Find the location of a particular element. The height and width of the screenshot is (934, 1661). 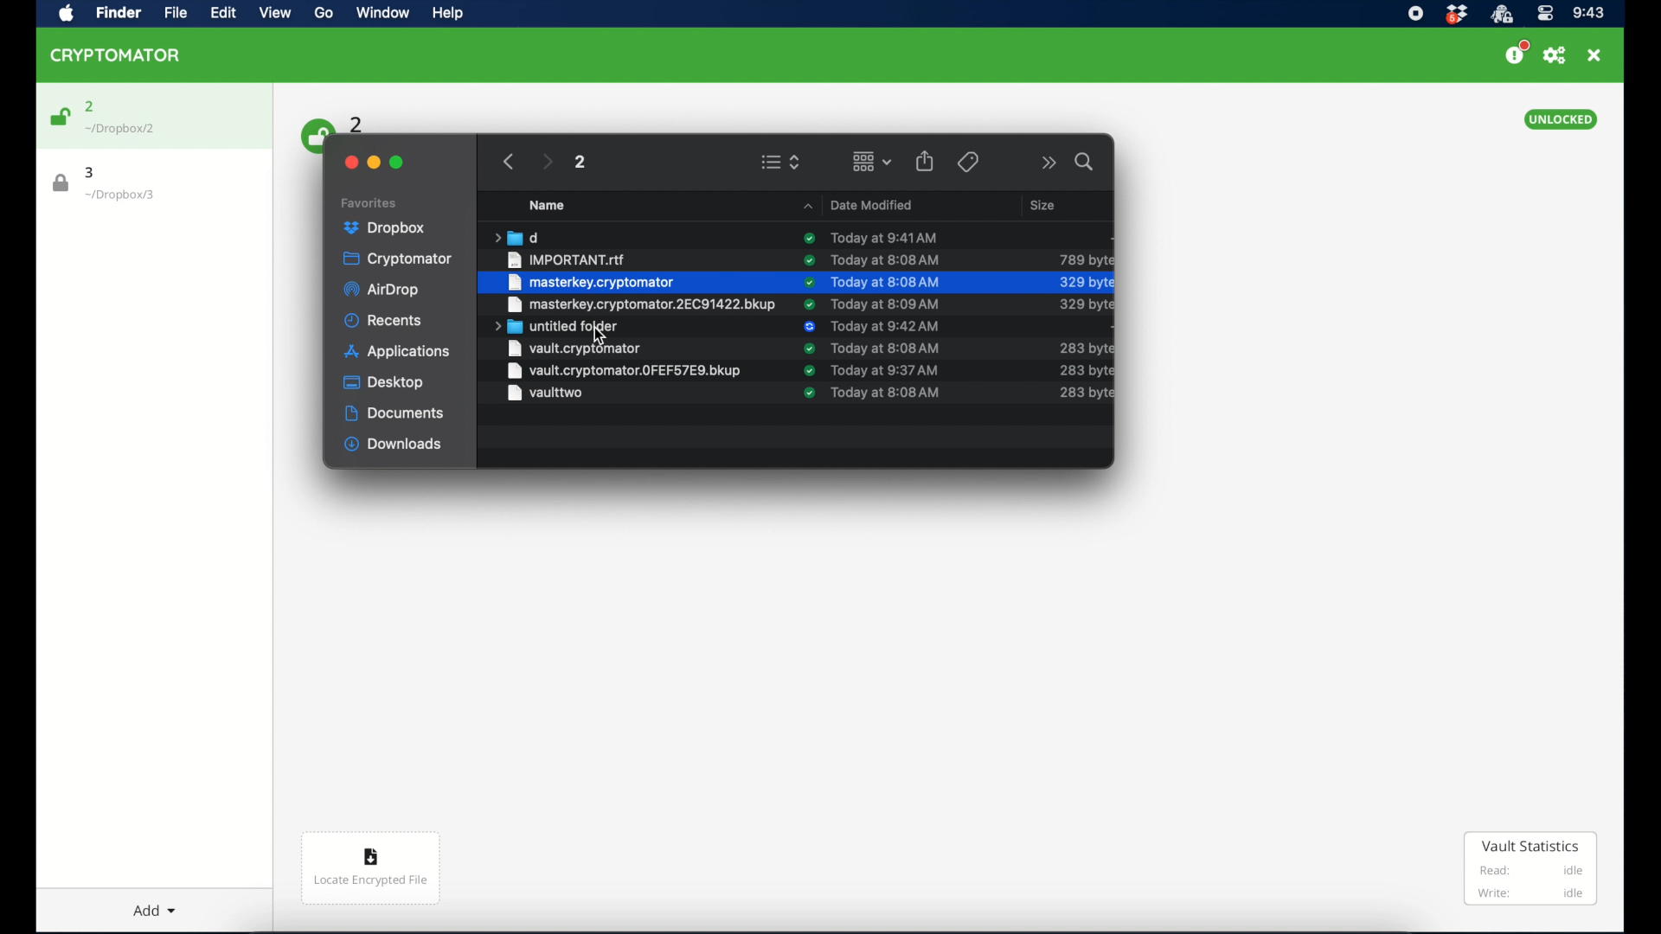

date is located at coordinates (884, 237).